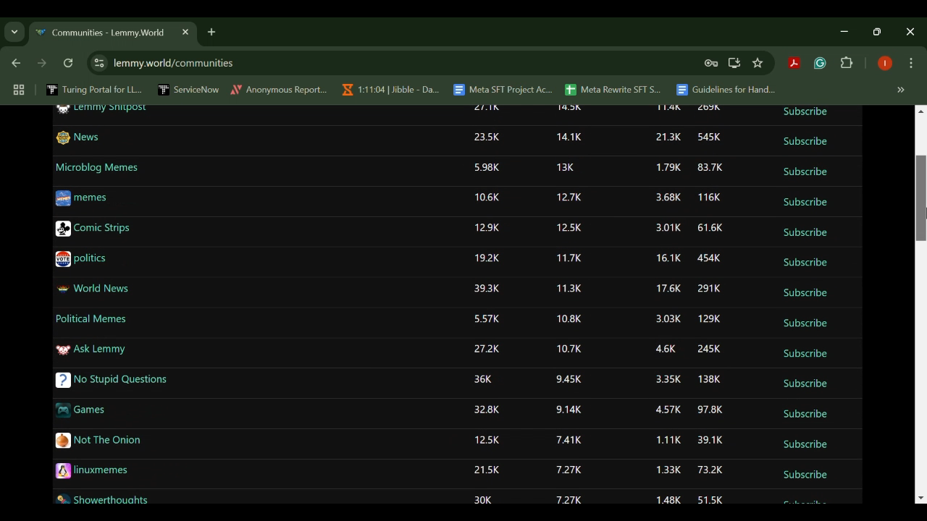 The width and height of the screenshot is (927, 521). I want to click on 97.8K, so click(711, 410).